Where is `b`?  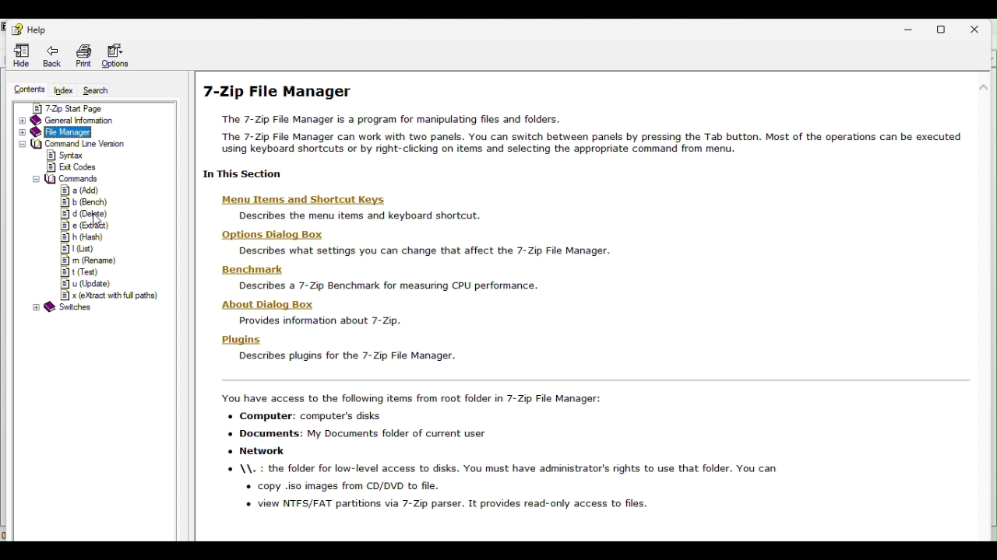
b is located at coordinates (84, 203).